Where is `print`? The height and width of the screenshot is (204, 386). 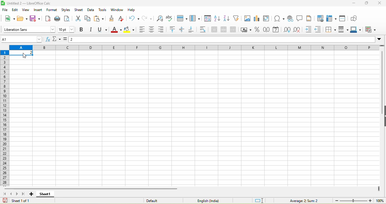
print is located at coordinates (59, 18).